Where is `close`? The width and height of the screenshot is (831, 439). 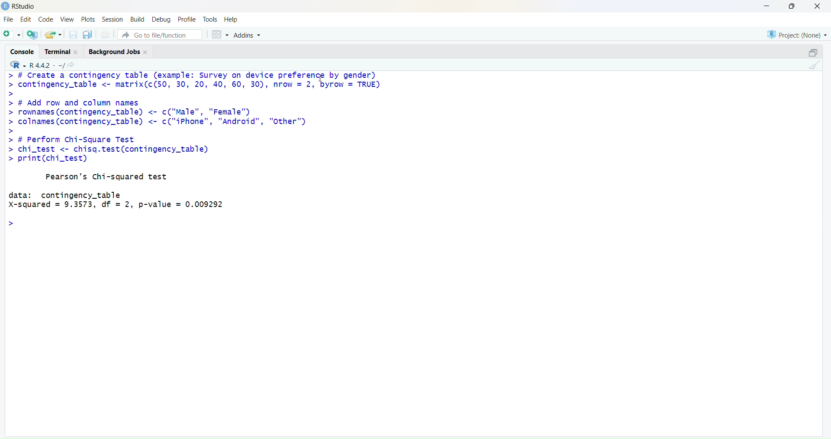
close is located at coordinates (77, 52).